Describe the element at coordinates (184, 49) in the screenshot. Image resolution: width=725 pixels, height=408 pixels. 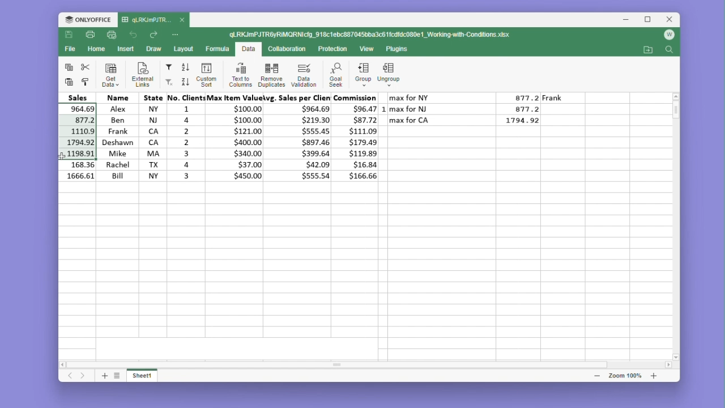
I see `Layout` at that location.